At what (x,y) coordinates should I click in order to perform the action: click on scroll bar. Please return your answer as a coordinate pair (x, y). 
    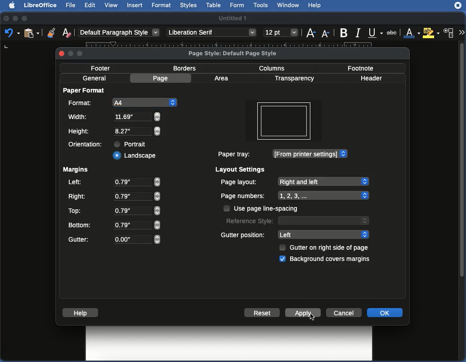
    Looking at the image, I should click on (462, 200).